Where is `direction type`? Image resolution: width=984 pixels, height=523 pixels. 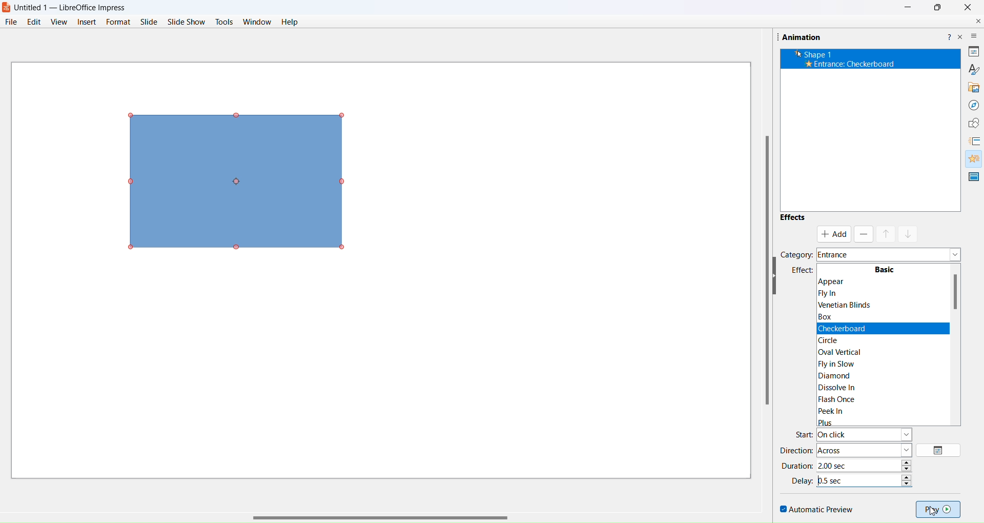
direction type is located at coordinates (865, 450).